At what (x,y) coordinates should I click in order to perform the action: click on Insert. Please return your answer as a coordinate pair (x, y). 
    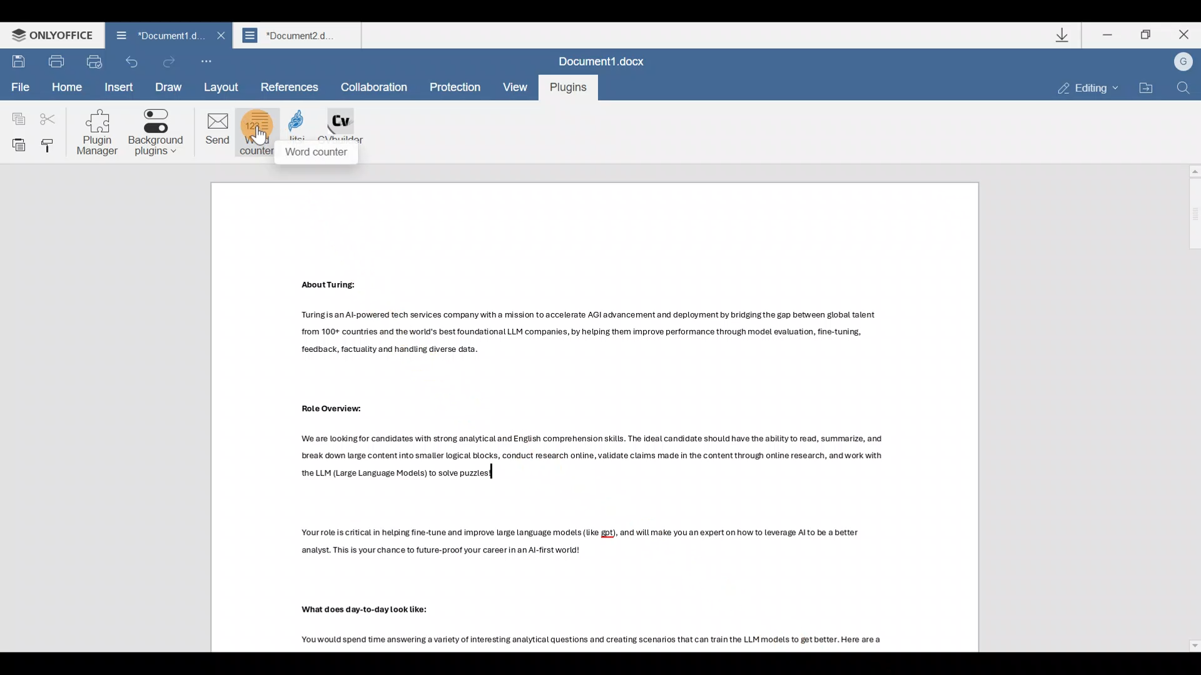
    Looking at the image, I should click on (120, 87).